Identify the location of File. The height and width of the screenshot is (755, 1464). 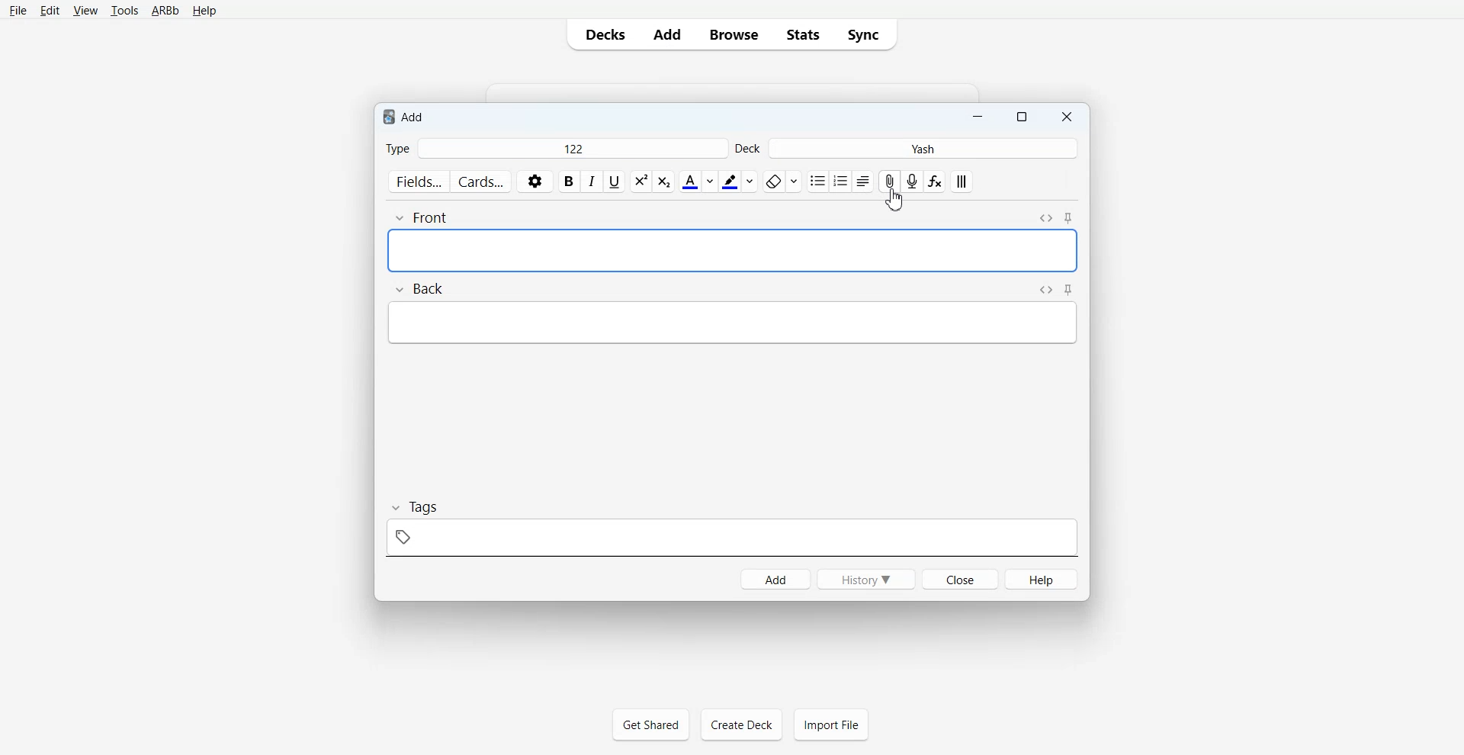
(18, 11).